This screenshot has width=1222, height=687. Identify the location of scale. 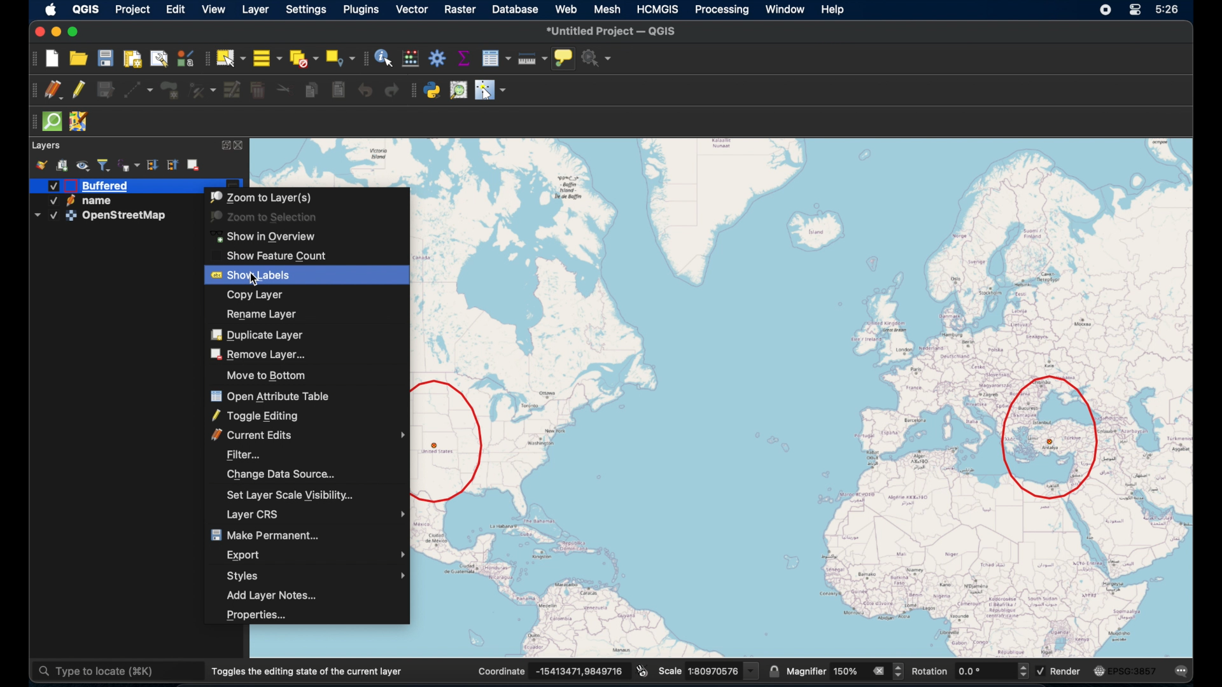
(670, 671).